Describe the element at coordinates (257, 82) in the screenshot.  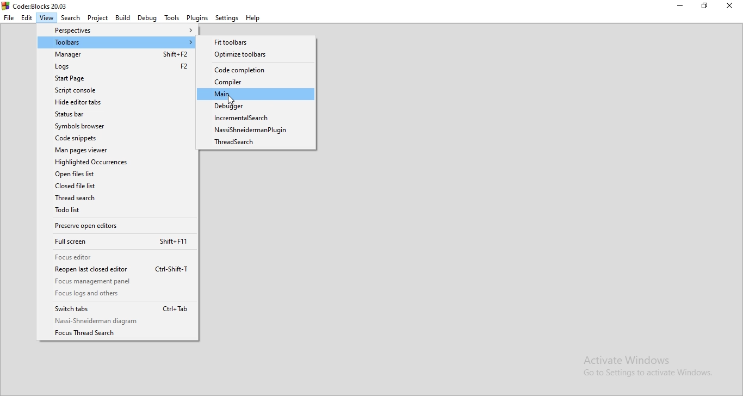
I see `Compiler` at that location.